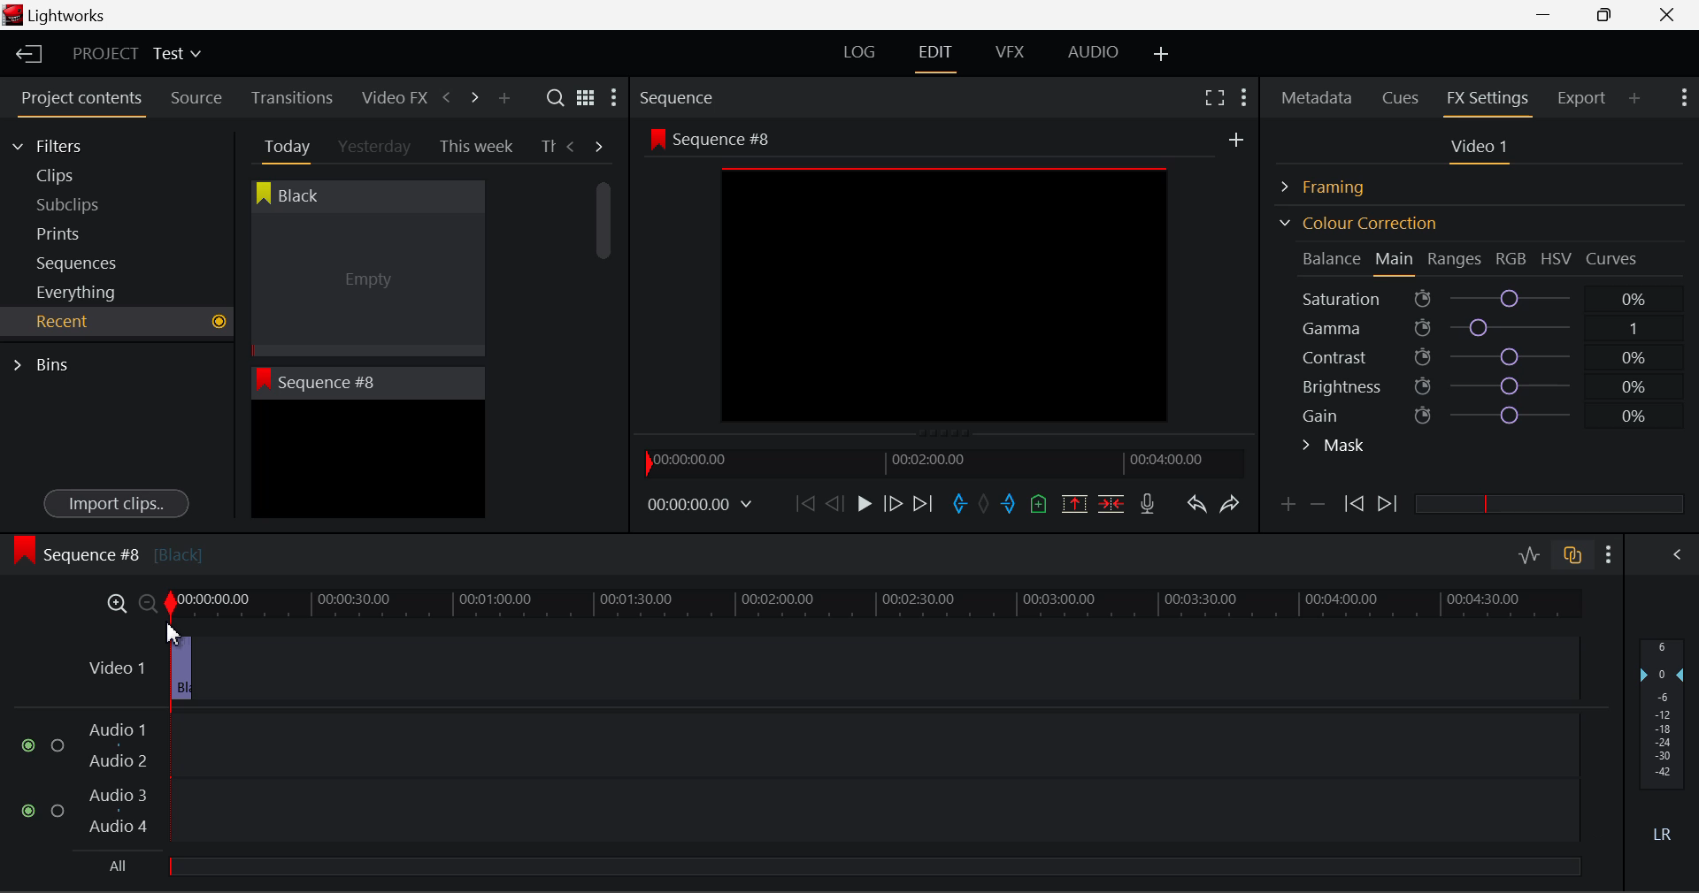 The width and height of the screenshot is (1699, 893). I want to click on Timeline Zoom In, so click(113, 603).